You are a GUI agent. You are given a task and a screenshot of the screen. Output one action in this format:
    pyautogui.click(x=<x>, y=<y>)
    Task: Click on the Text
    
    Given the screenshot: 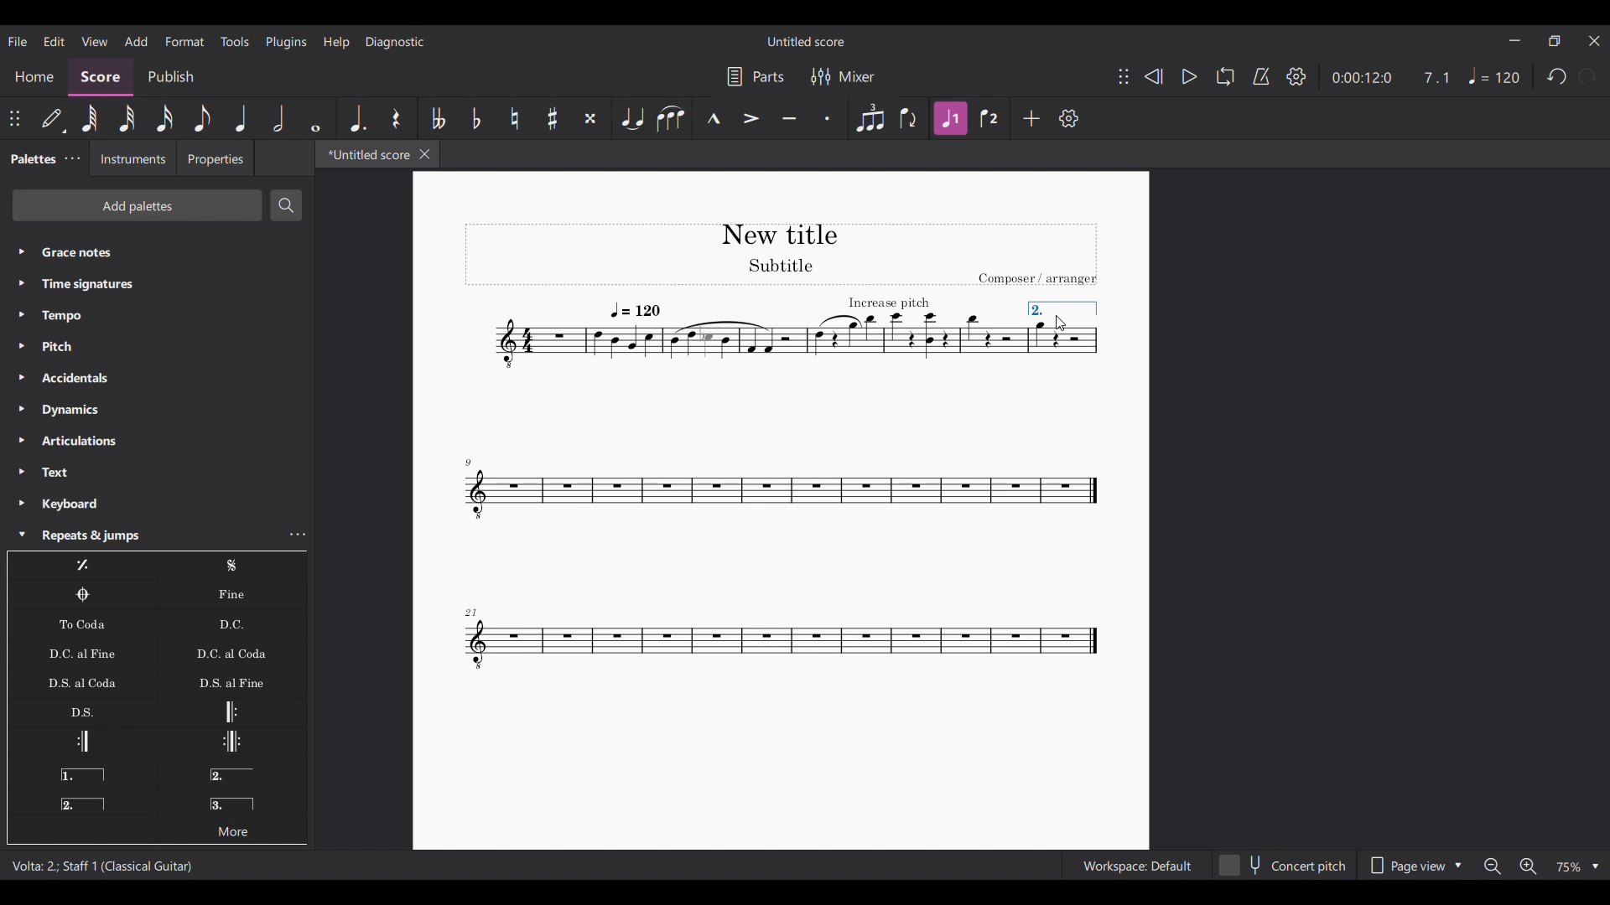 What is the action you would take?
    pyautogui.click(x=158, y=473)
    